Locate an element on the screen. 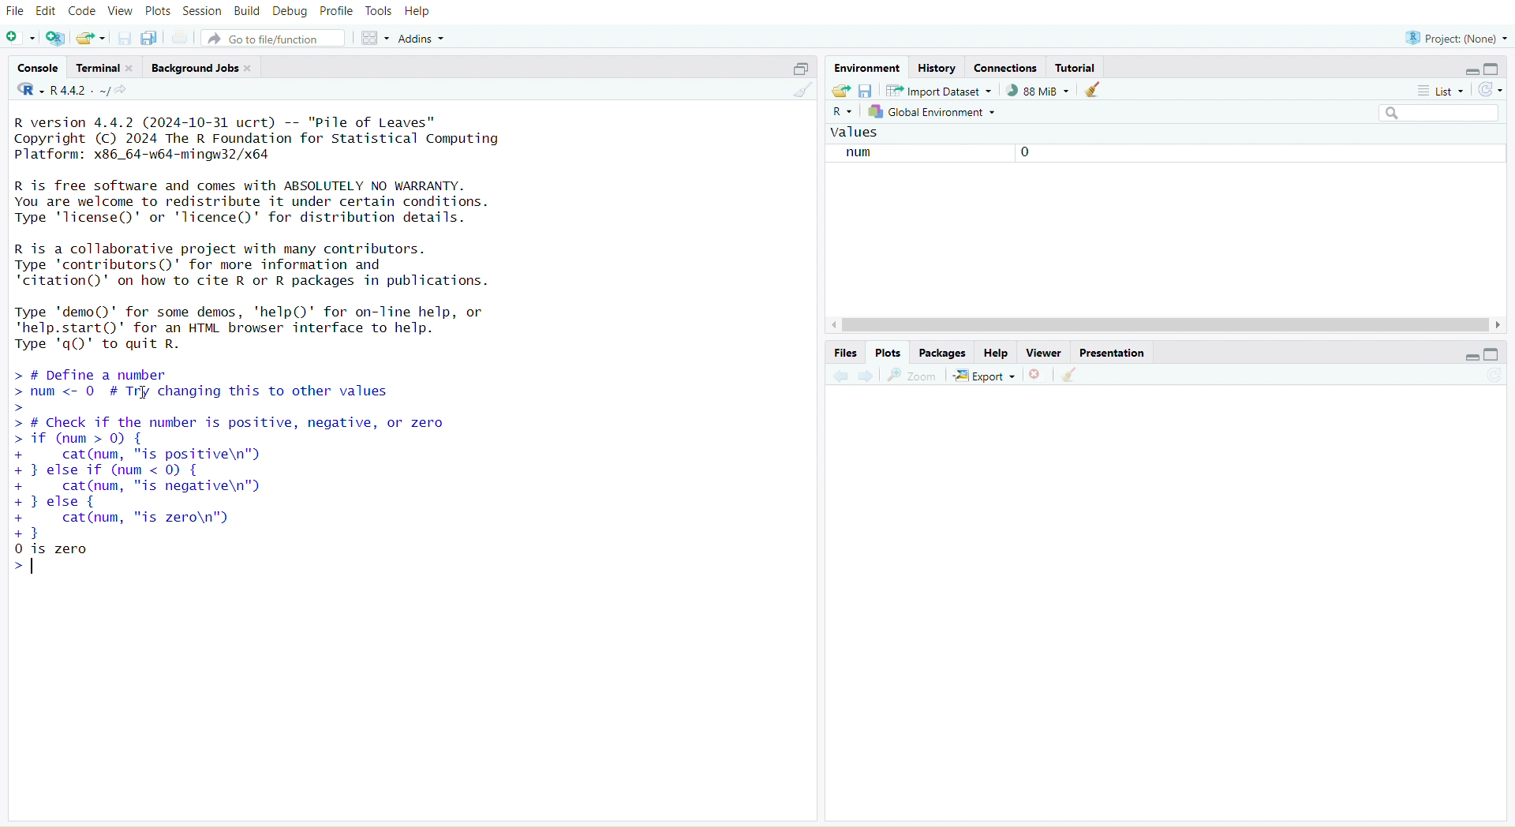  text cursor is located at coordinates (35, 567).